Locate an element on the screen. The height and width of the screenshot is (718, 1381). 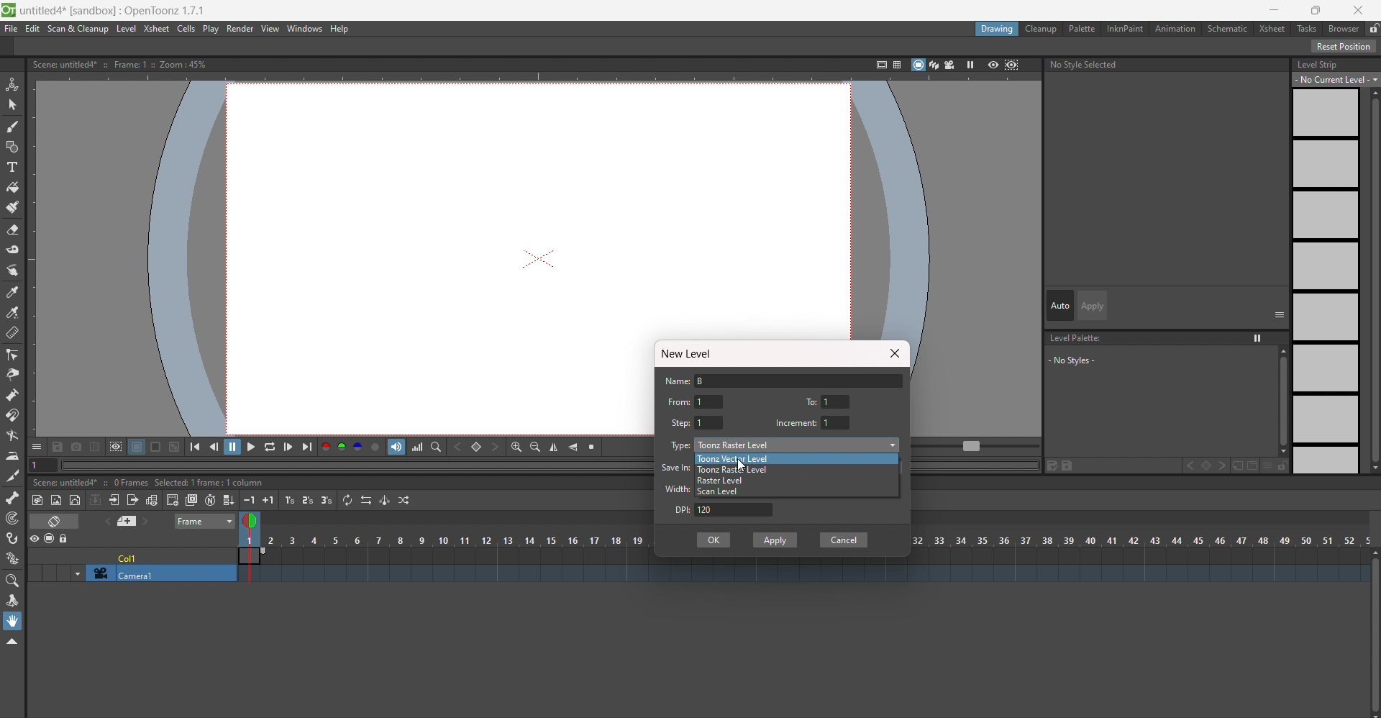
freeze is located at coordinates (969, 65).